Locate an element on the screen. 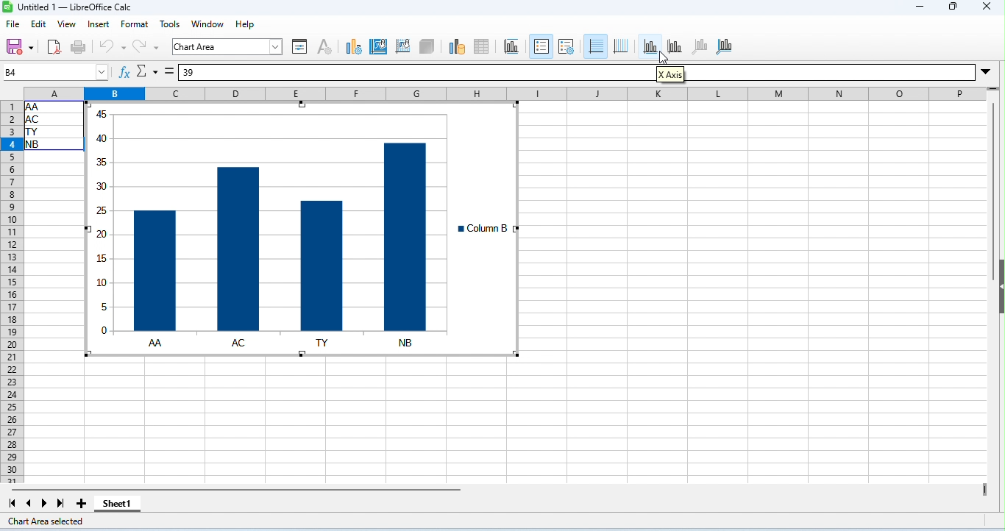  function wizard is located at coordinates (126, 72).